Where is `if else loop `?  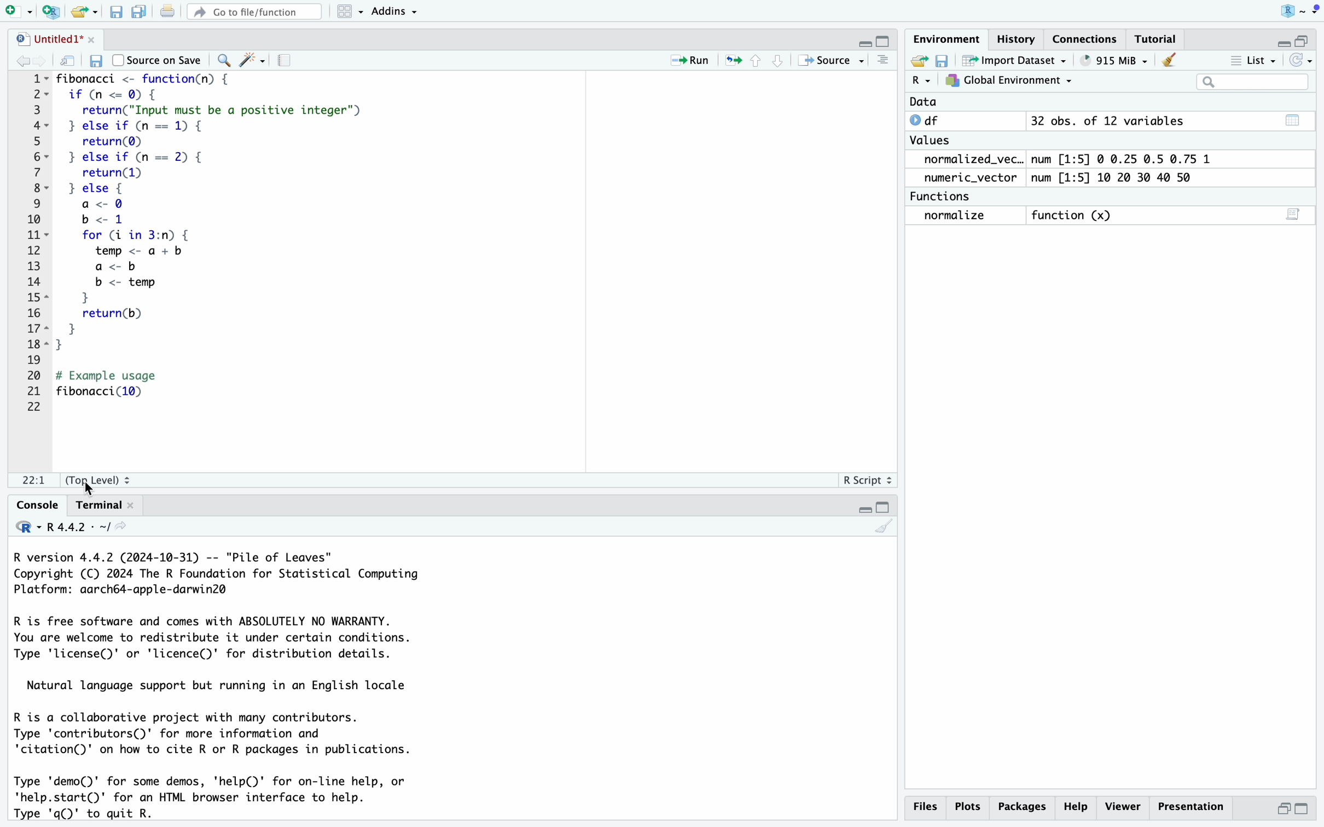
if else loop  is located at coordinates (226, 157).